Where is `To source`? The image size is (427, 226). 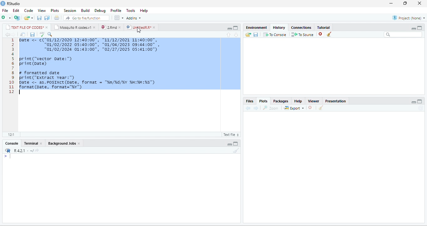
To source is located at coordinates (302, 34).